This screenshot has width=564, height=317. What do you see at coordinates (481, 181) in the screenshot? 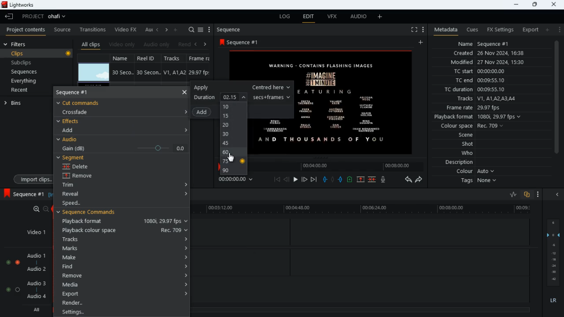
I see `tags` at bounding box center [481, 181].